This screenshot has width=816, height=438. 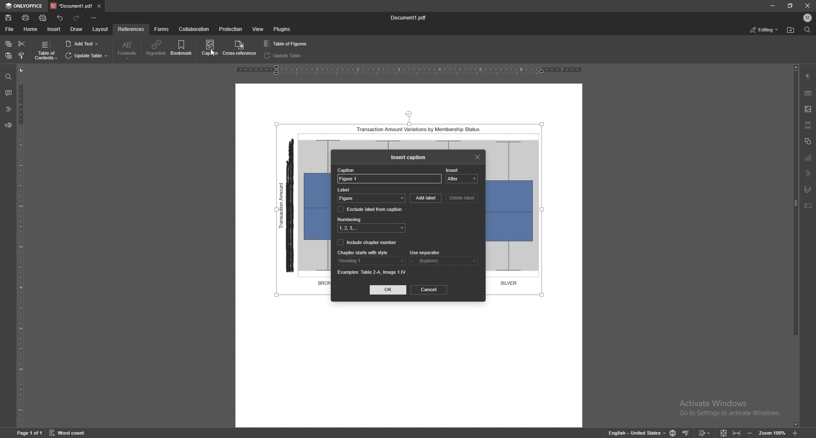 What do you see at coordinates (8, 92) in the screenshot?
I see `comments` at bounding box center [8, 92].